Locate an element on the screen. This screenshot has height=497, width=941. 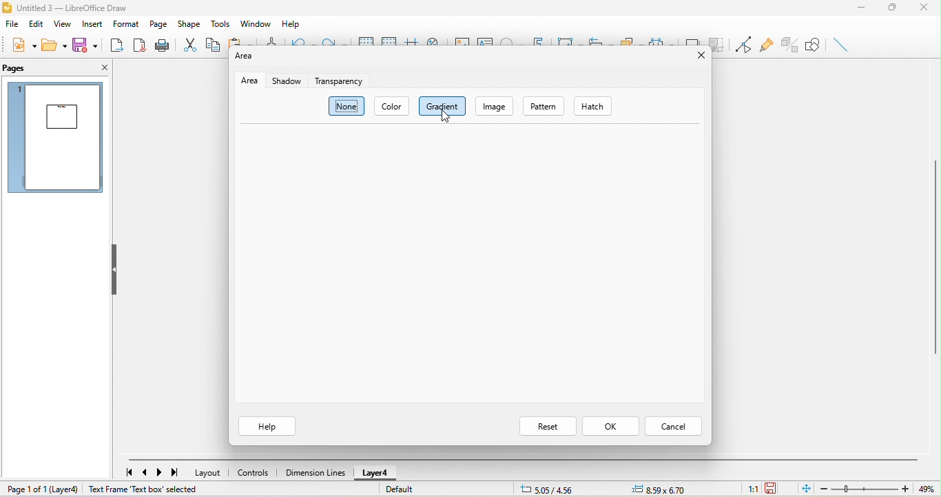
export is located at coordinates (117, 45).